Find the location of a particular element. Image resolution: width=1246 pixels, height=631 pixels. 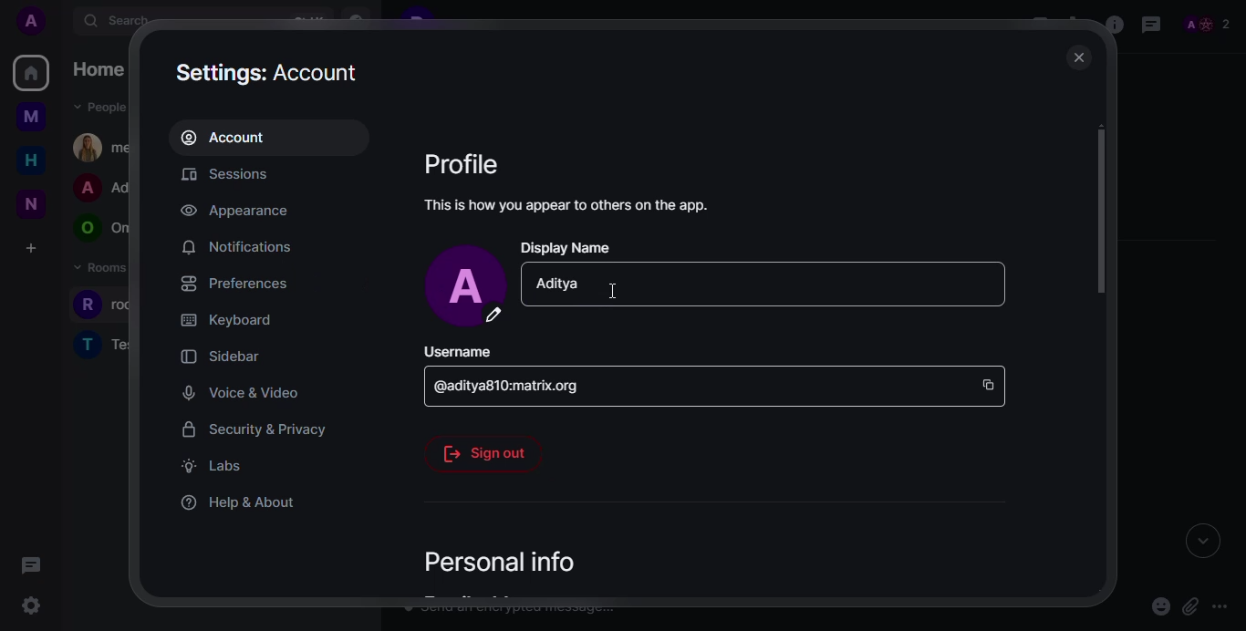

account is located at coordinates (232, 137).